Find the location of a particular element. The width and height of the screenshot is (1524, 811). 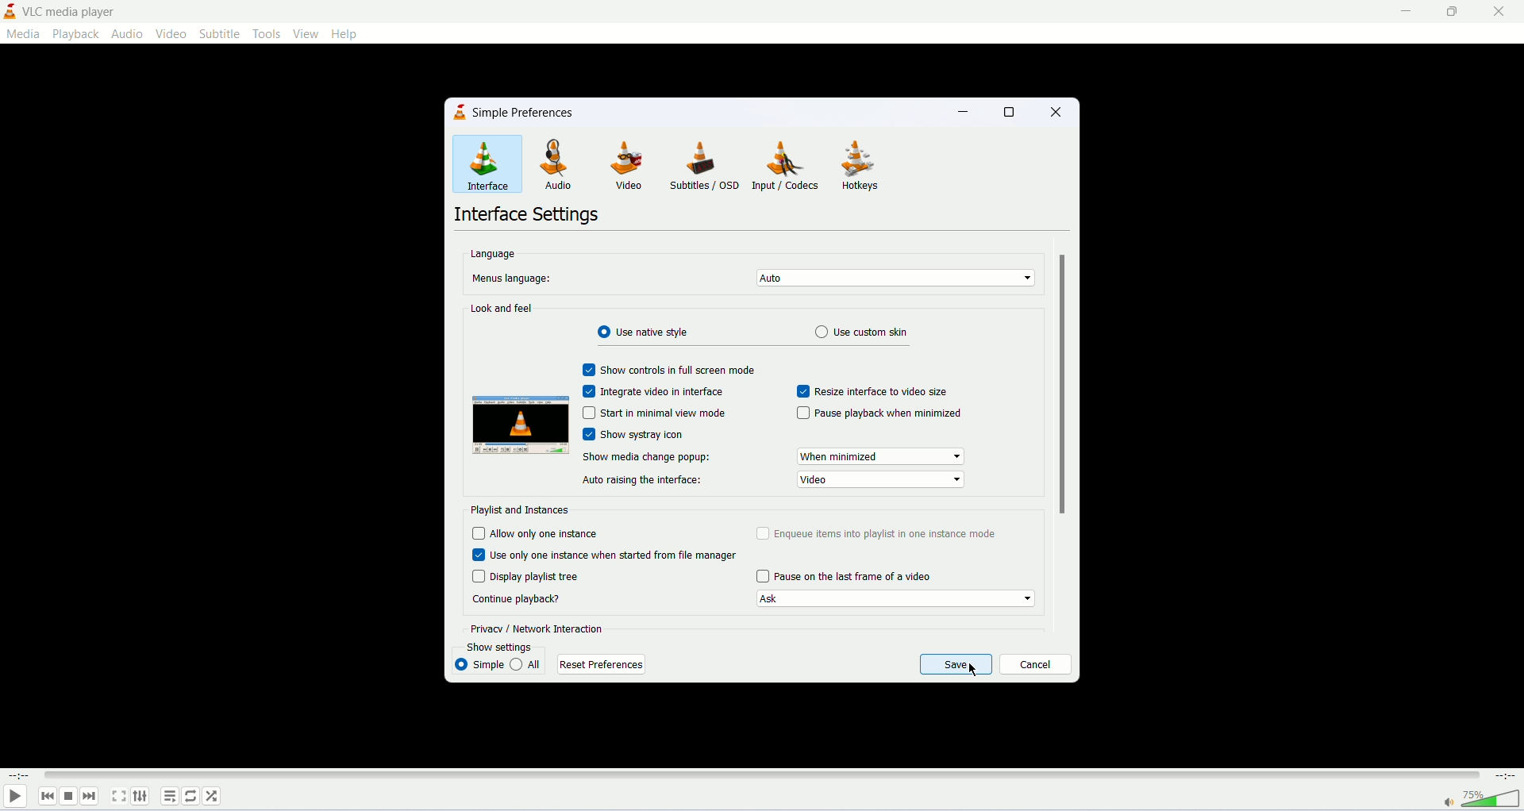

pause playback when minimized is located at coordinates (879, 412).